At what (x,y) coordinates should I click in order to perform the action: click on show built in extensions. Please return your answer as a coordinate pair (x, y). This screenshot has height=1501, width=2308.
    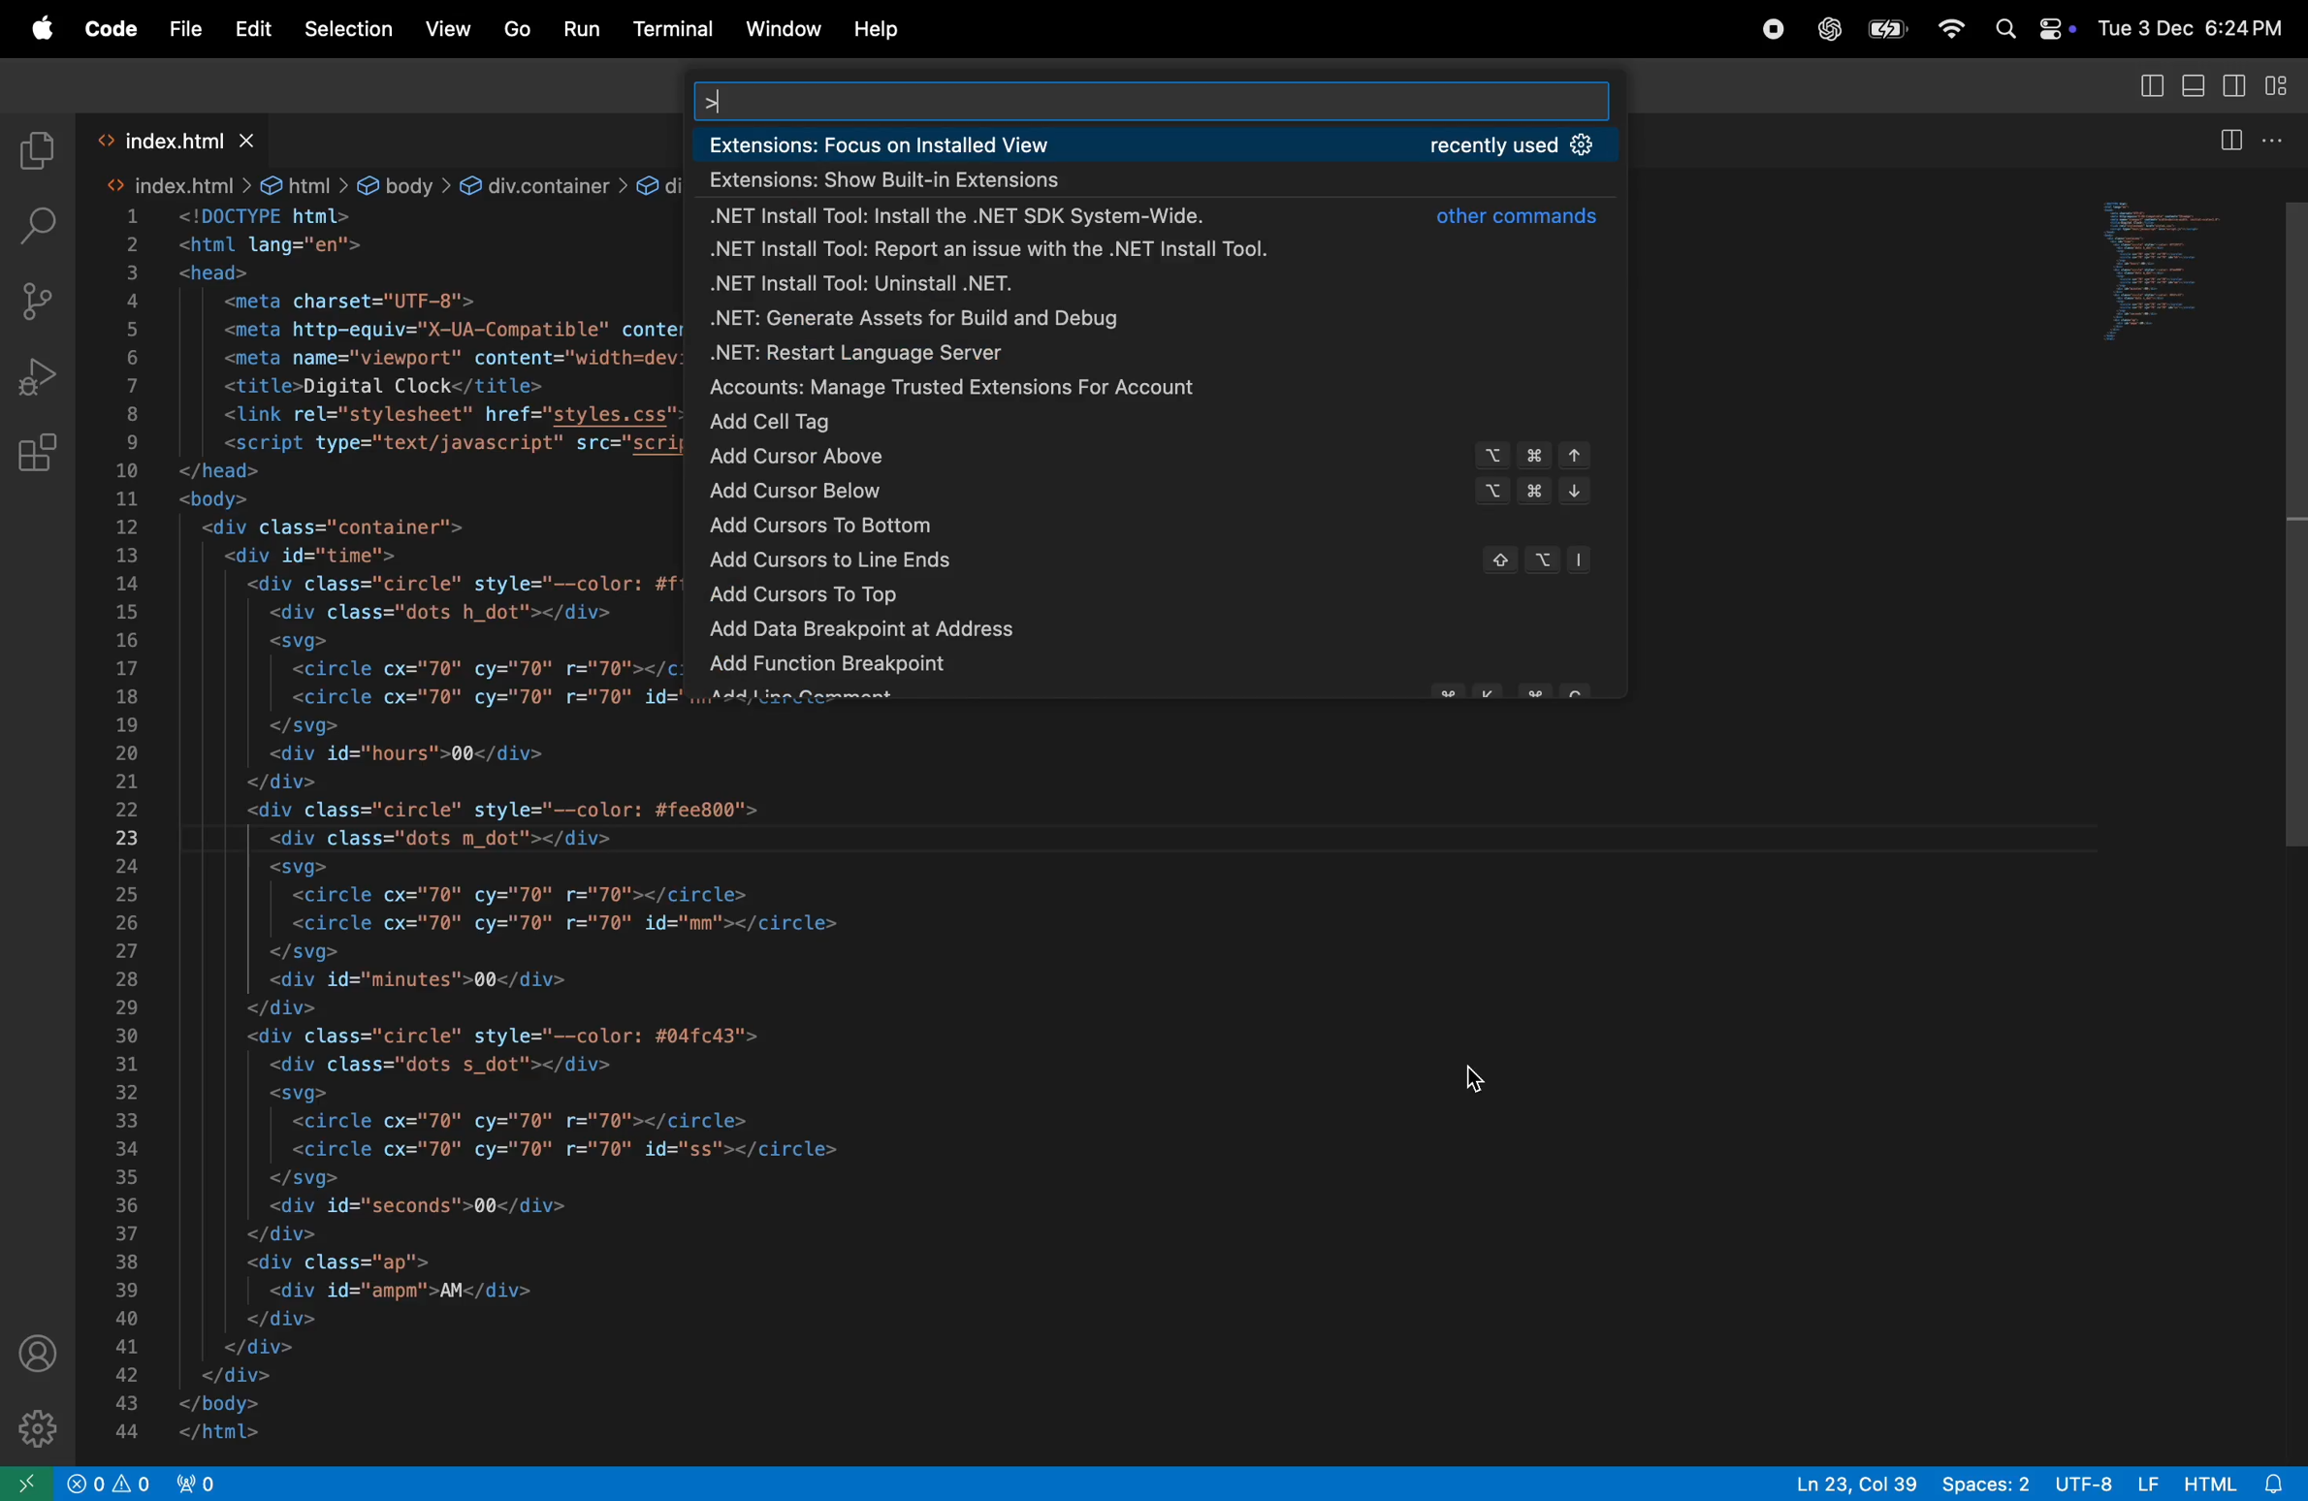
    Looking at the image, I should click on (1153, 180).